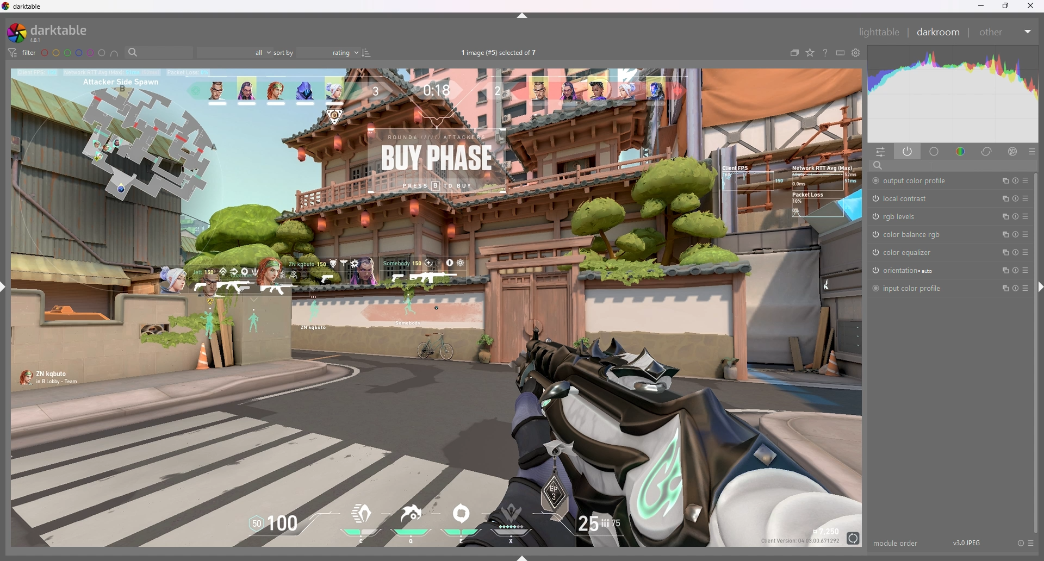 Image resolution: width=1044 pixels, height=561 pixels. I want to click on effect, so click(1012, 151).